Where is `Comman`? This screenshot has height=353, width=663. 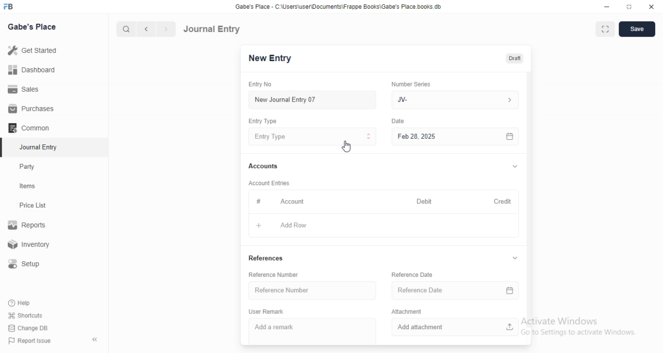
Comman is located at coordinates (25, 128).